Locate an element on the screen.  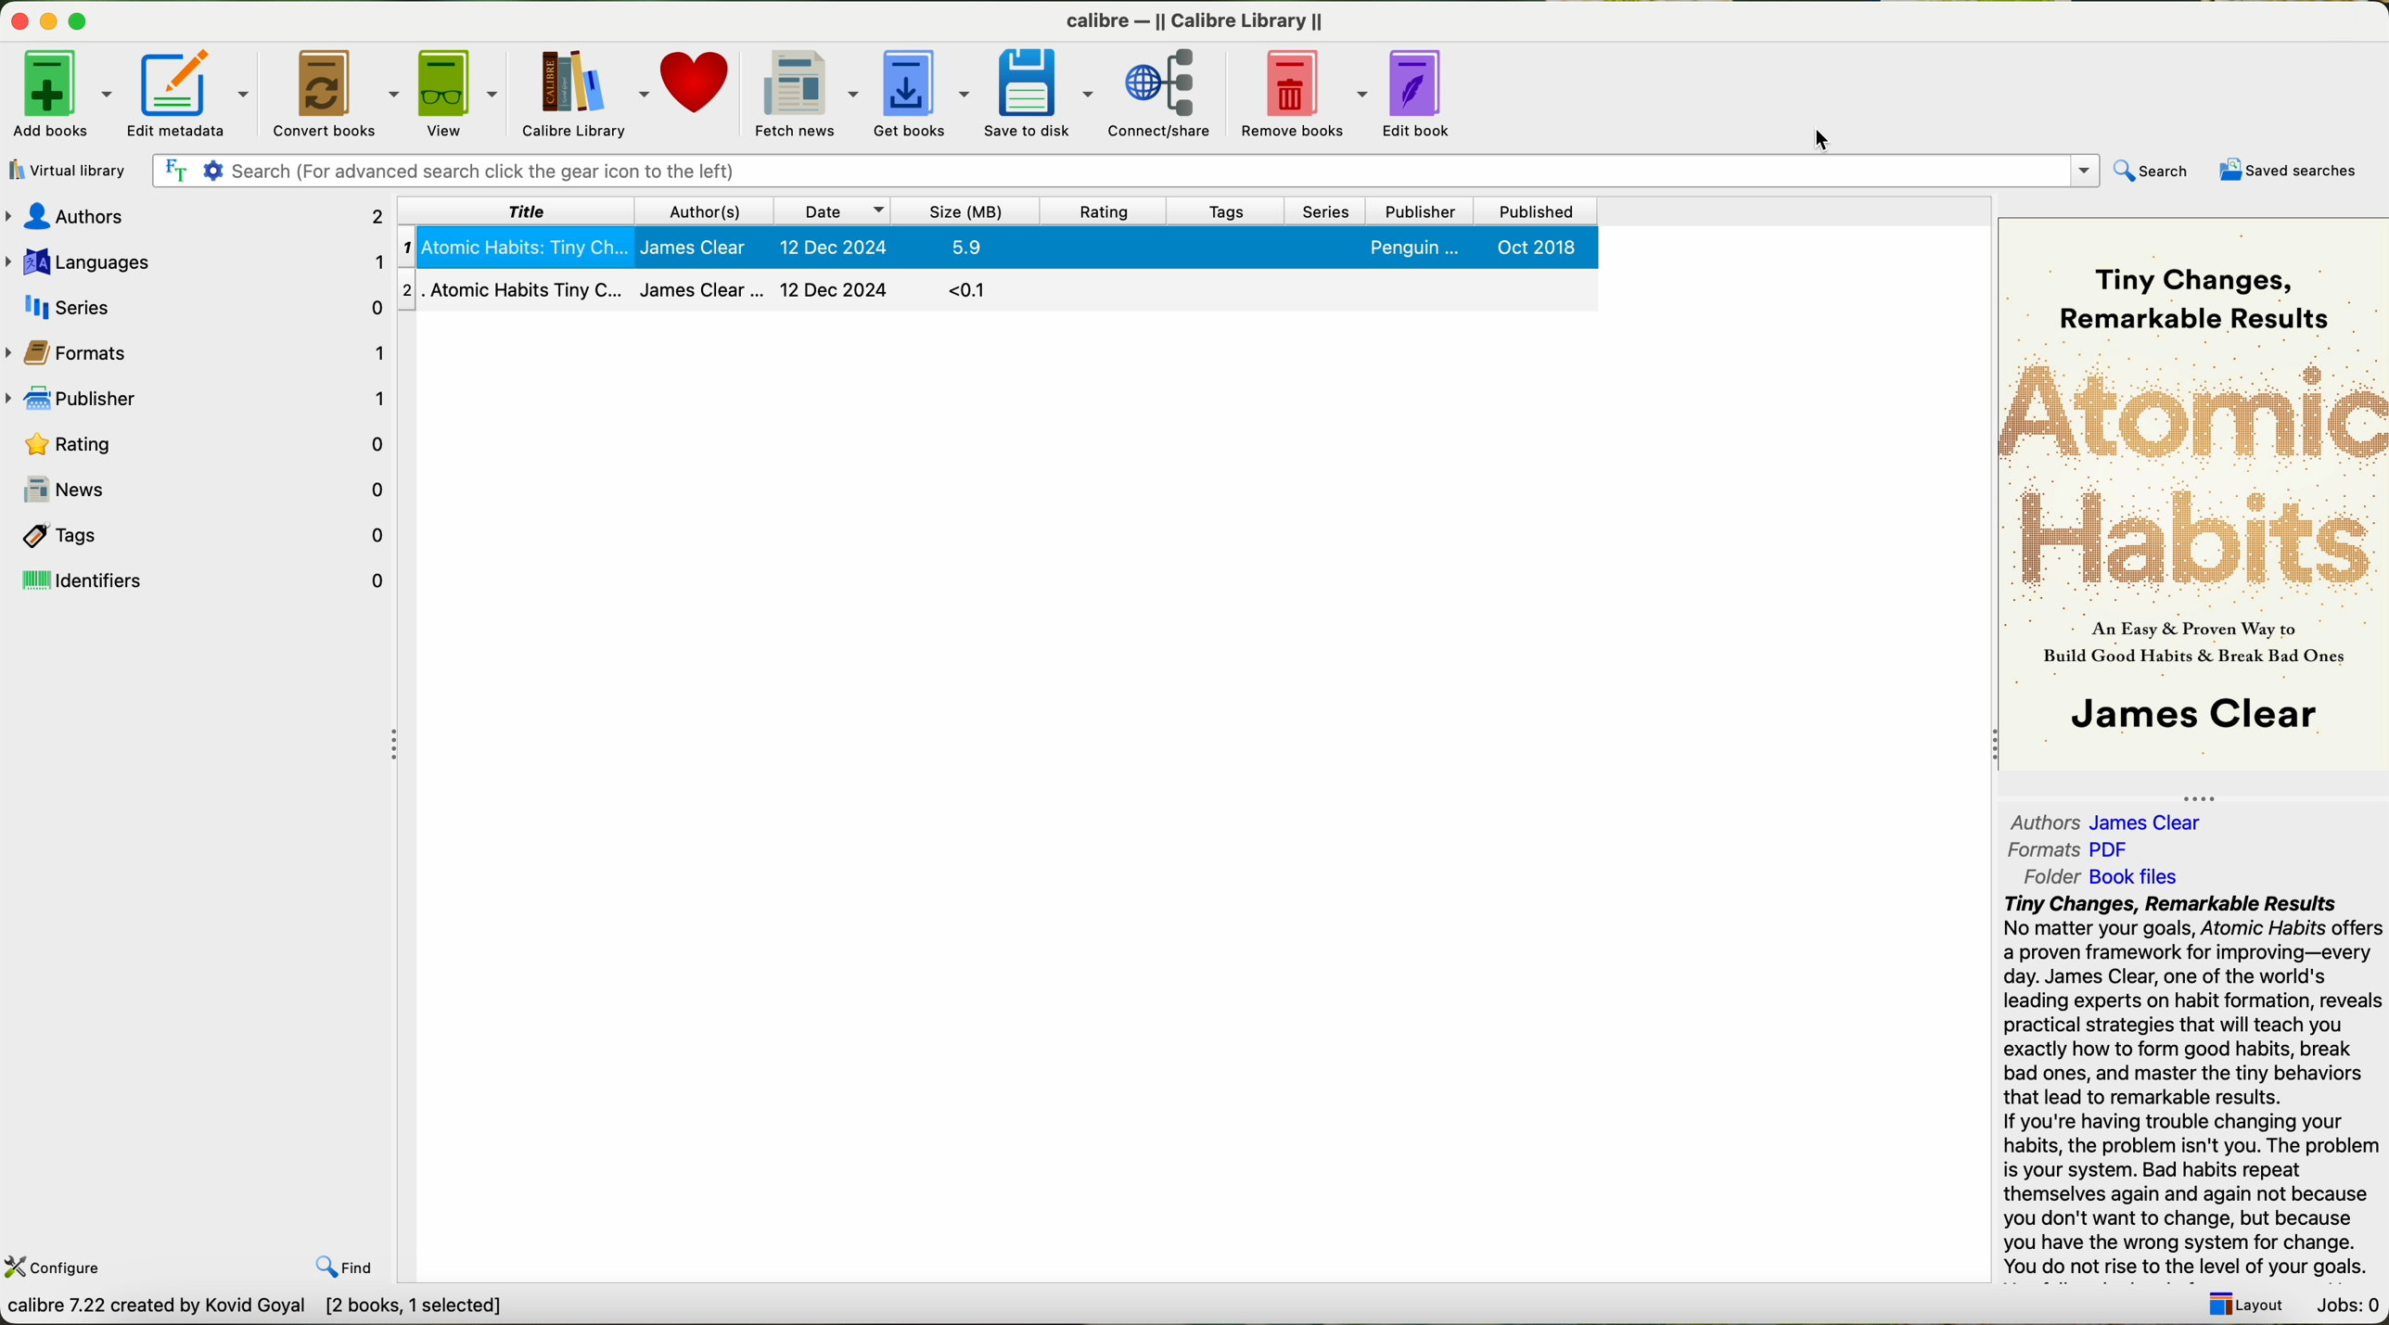
saved searches is located at coordinates (2289, 172).